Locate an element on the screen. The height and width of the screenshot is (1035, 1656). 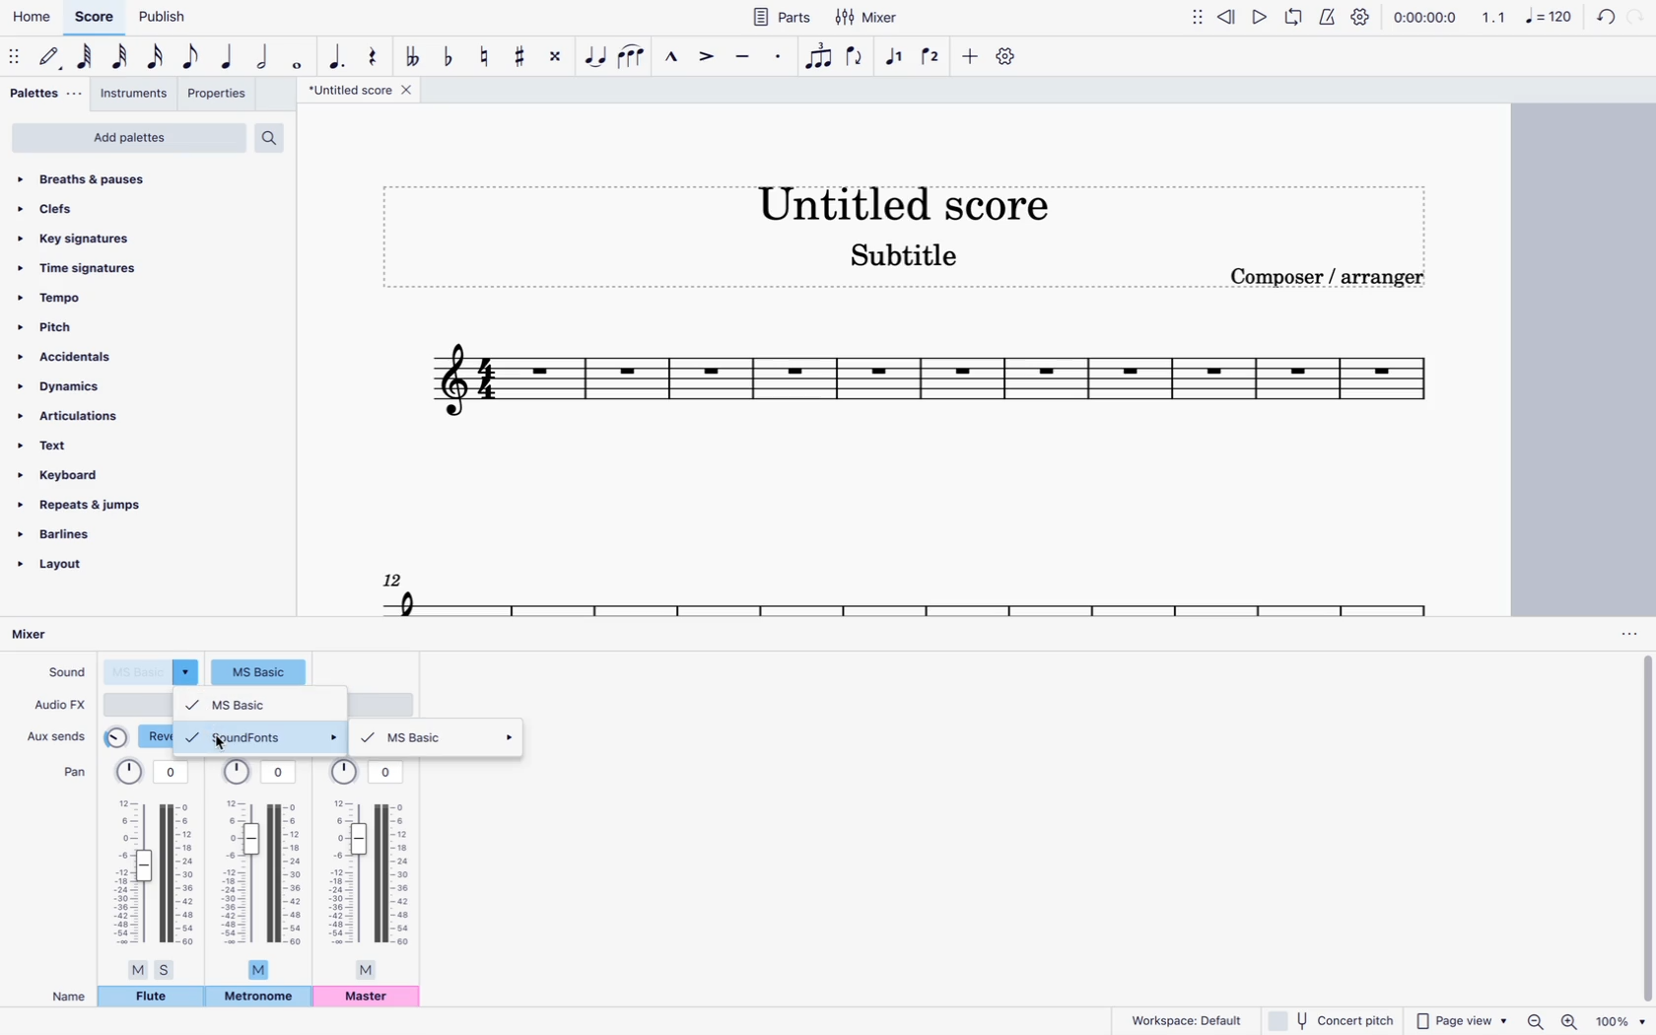
pan is located at coordinates (368, 868).